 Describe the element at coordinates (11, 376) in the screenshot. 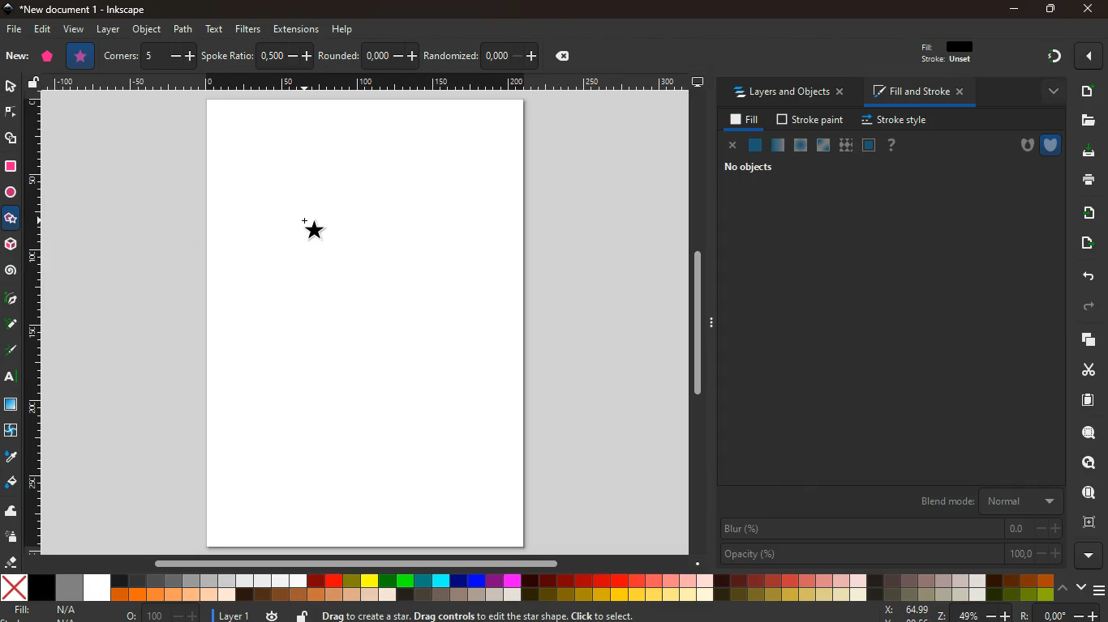

I see `text` at that location.